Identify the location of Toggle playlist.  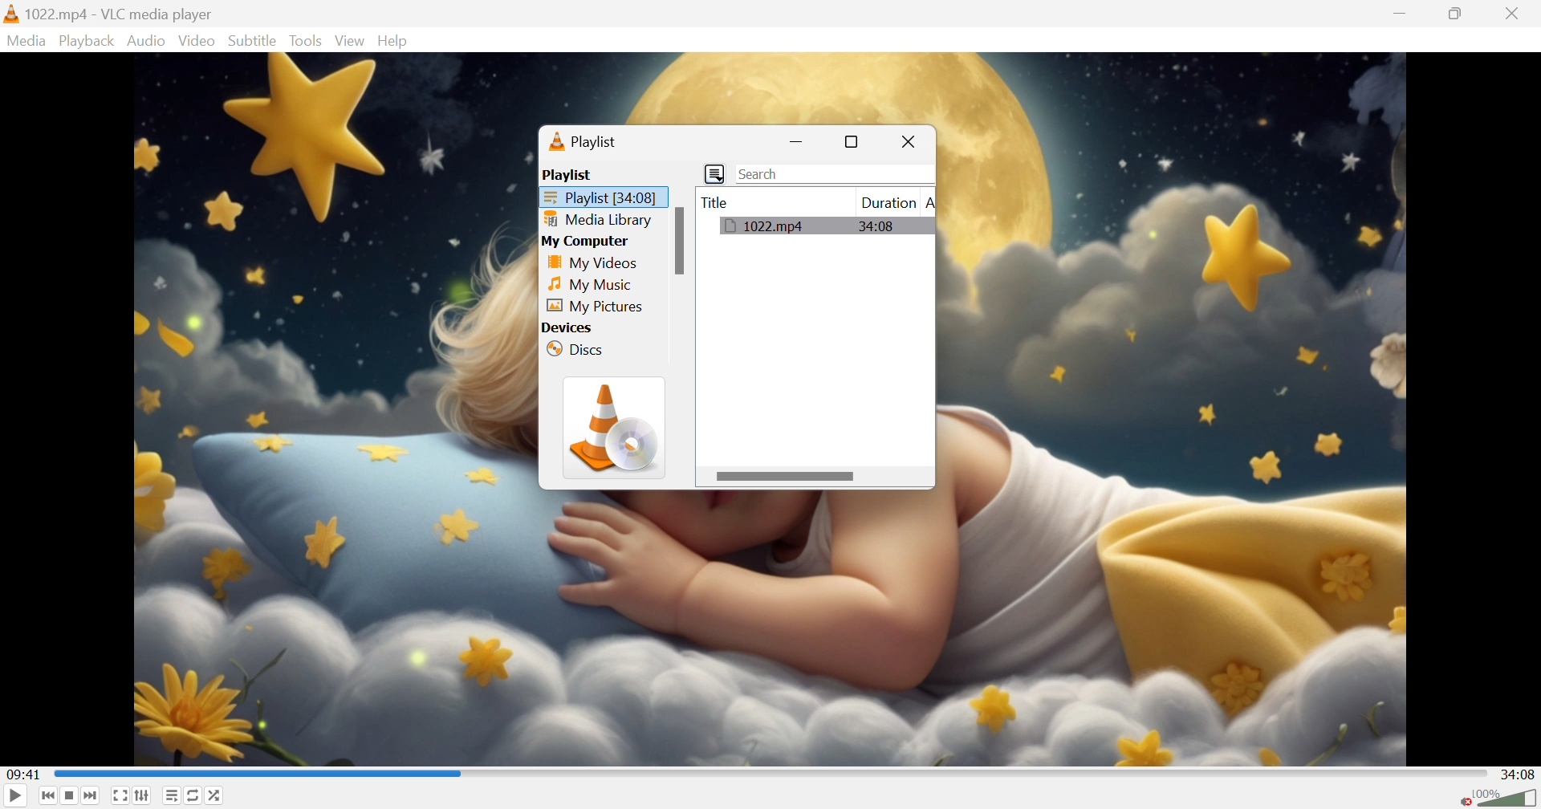
(174, 795).